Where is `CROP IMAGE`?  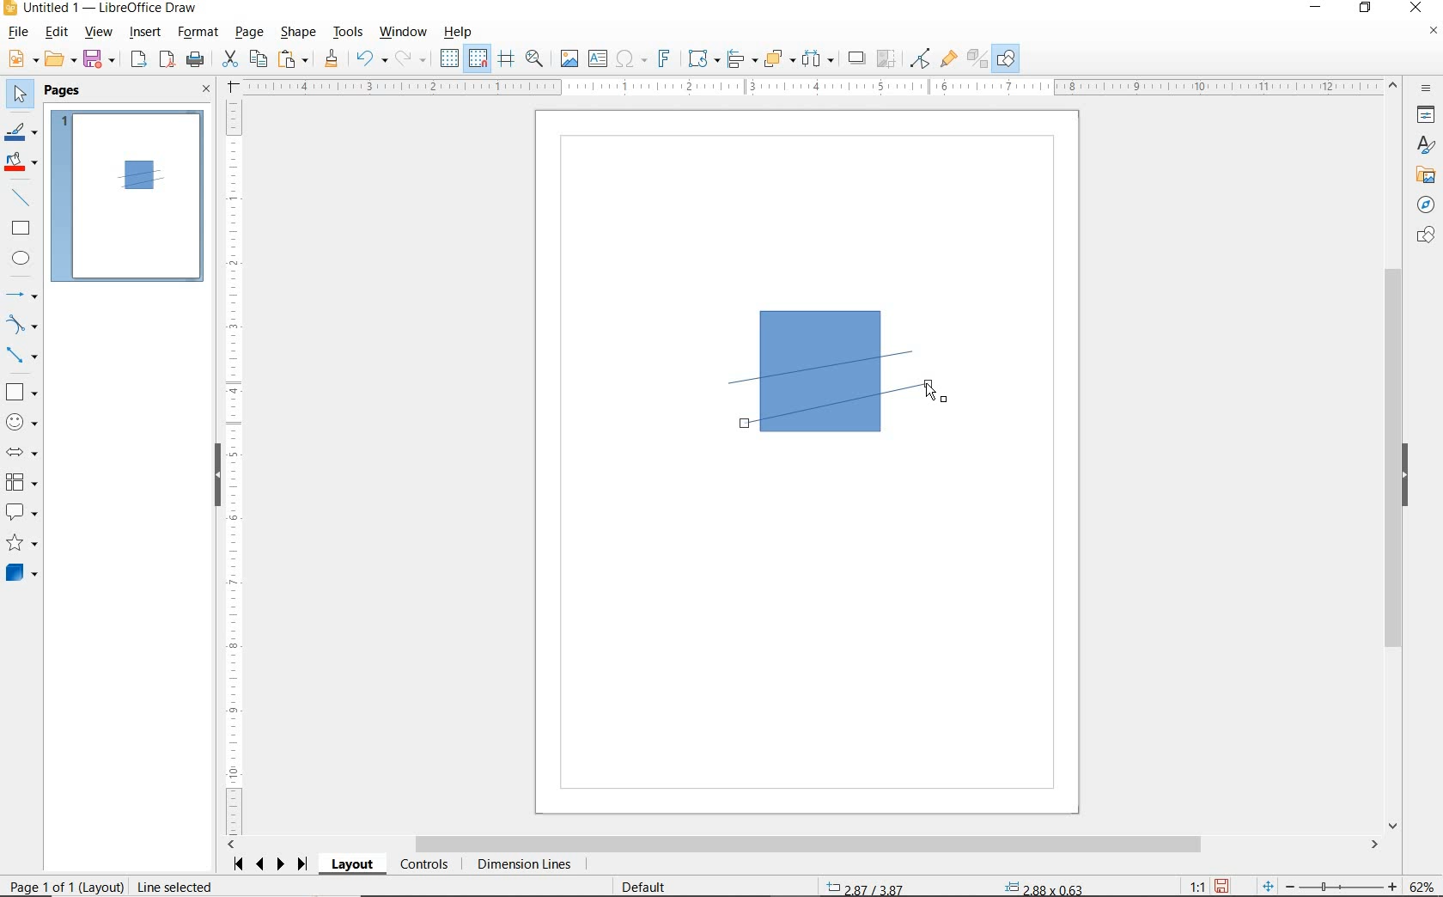
CROP IMAGE is located at coordinates (887, 59).